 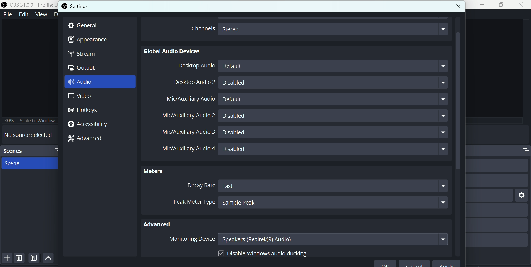 I want to click on stream, so click(x=84, y=54).